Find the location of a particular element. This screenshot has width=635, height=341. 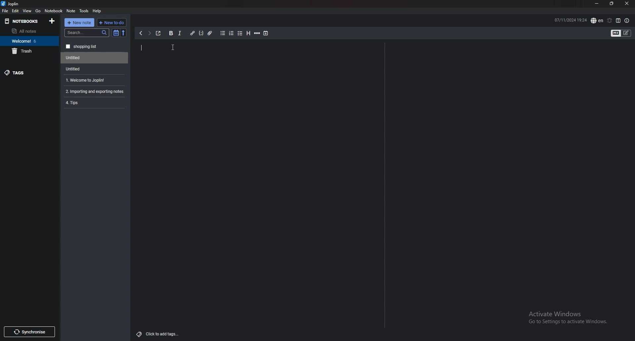

Tips is located at coordinates (94, 102).